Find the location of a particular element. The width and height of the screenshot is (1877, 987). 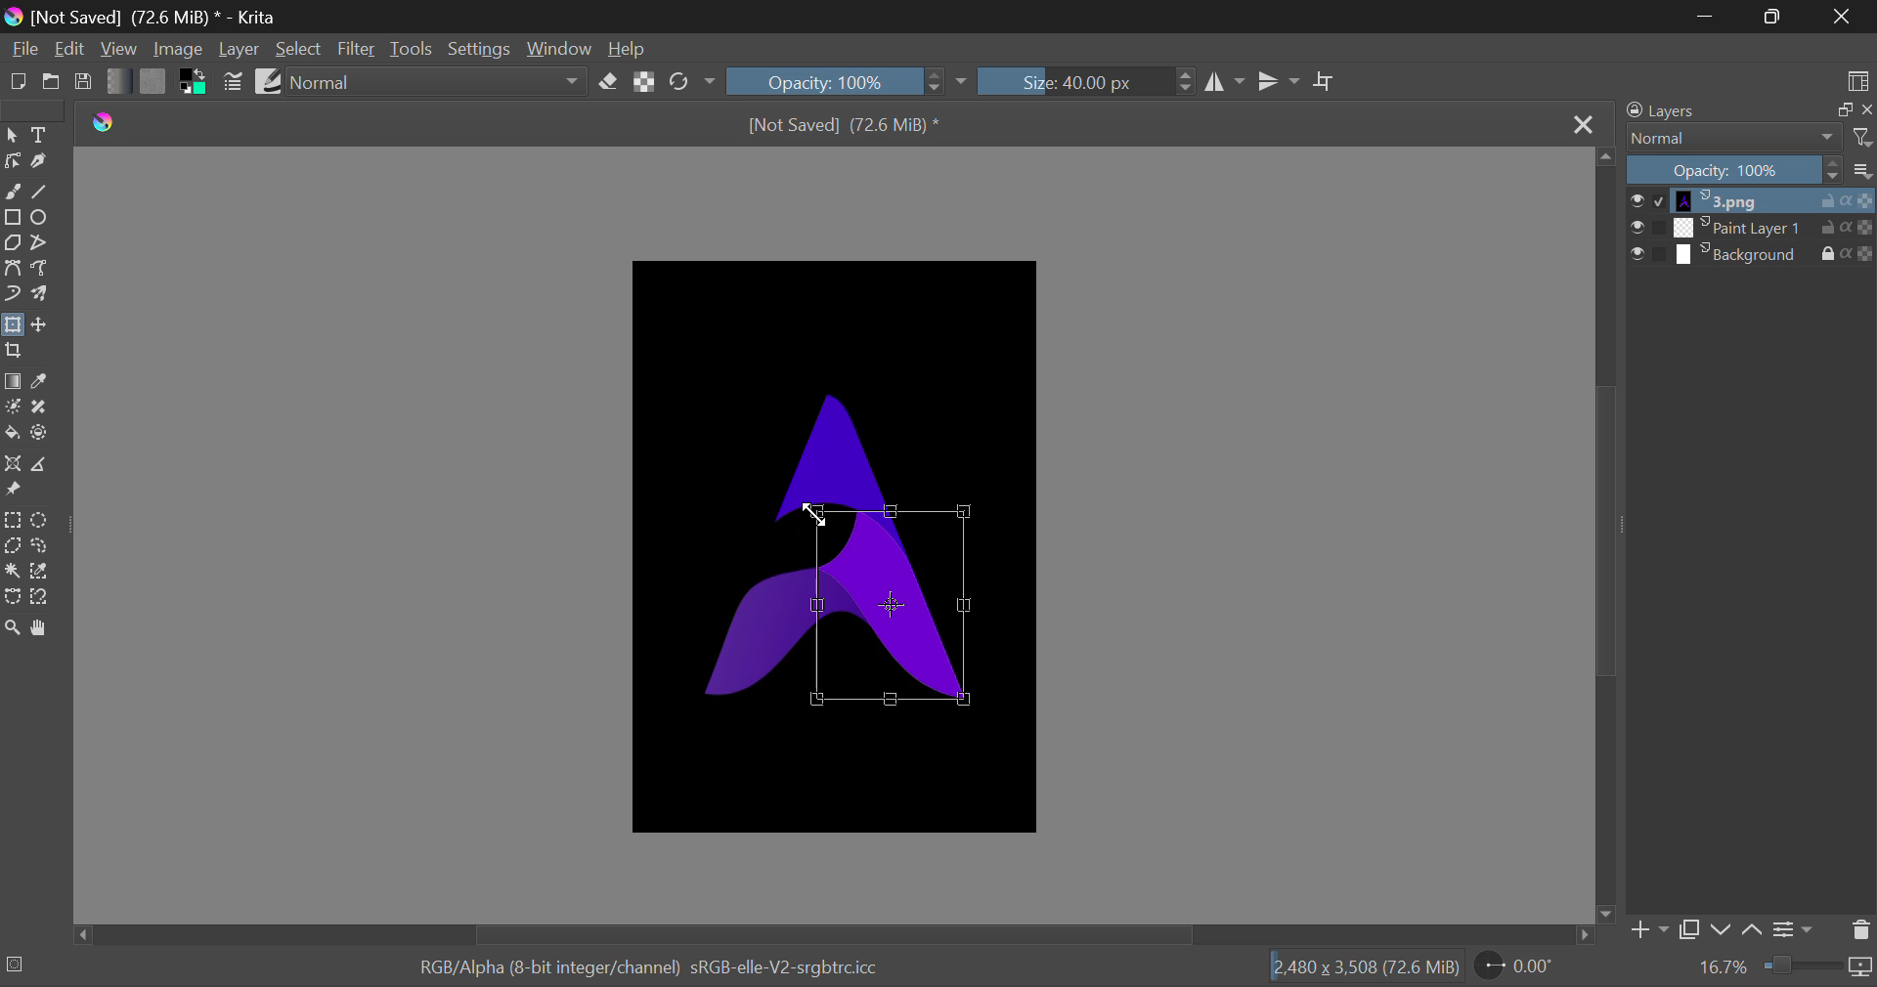

Window is located at coordinates (556, 49).